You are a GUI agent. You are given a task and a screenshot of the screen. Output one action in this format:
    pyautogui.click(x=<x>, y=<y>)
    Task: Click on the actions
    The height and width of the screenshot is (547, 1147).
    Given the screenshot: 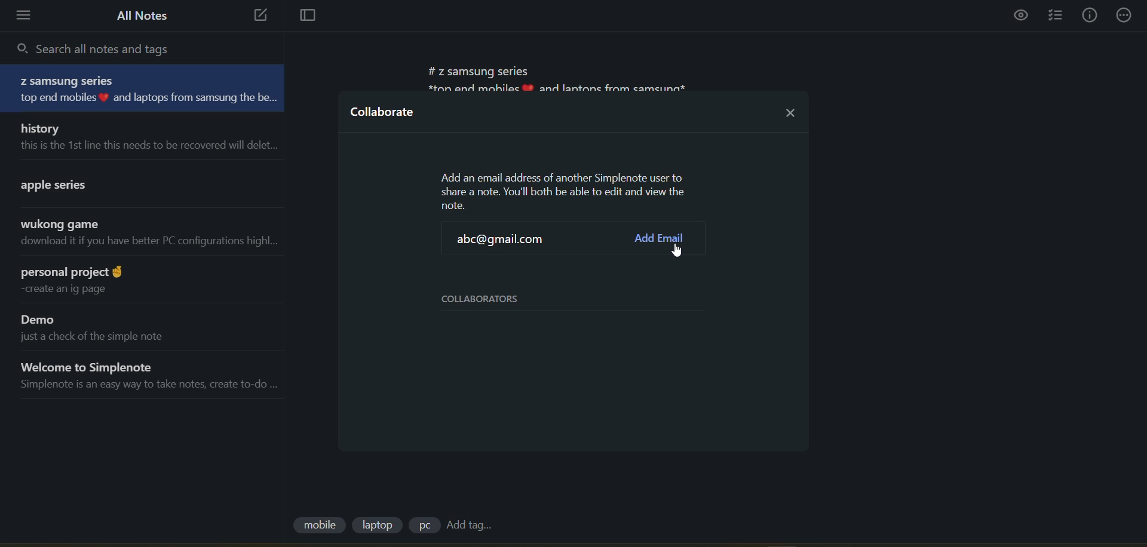 What is the action you would take?
    pyautogui.click(x=1127, y=14)
    